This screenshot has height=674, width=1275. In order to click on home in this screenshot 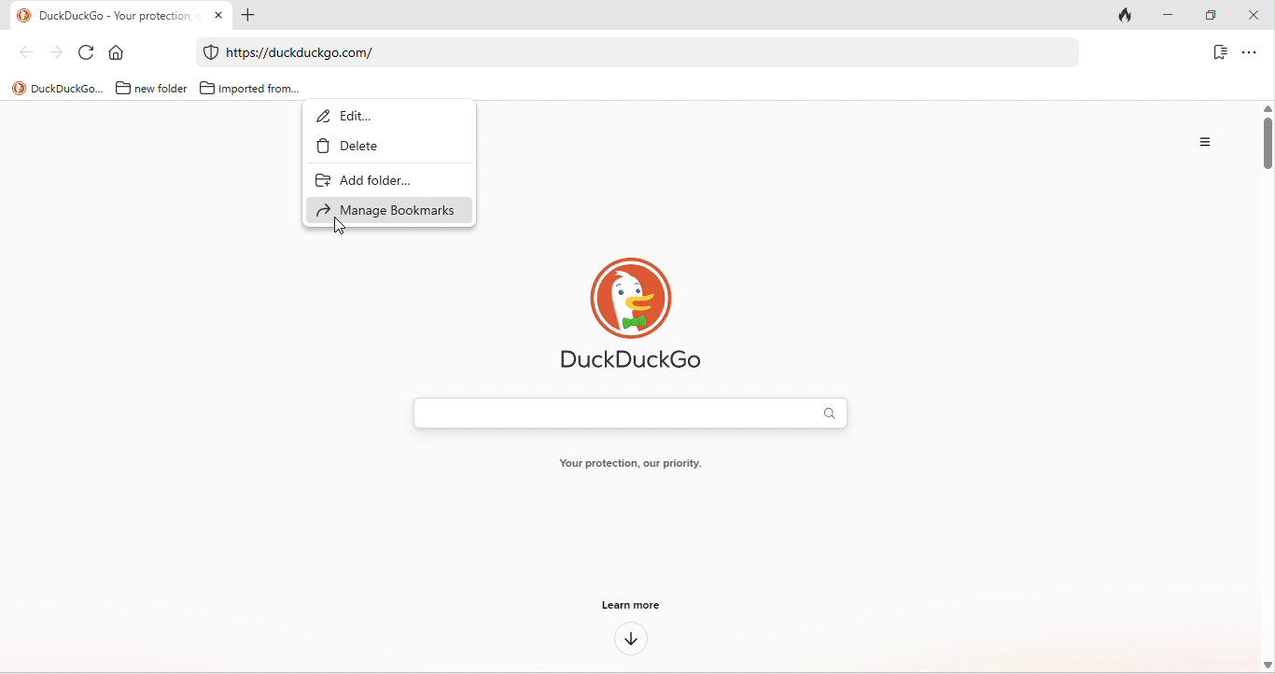, I will do `click(119, 51)`.